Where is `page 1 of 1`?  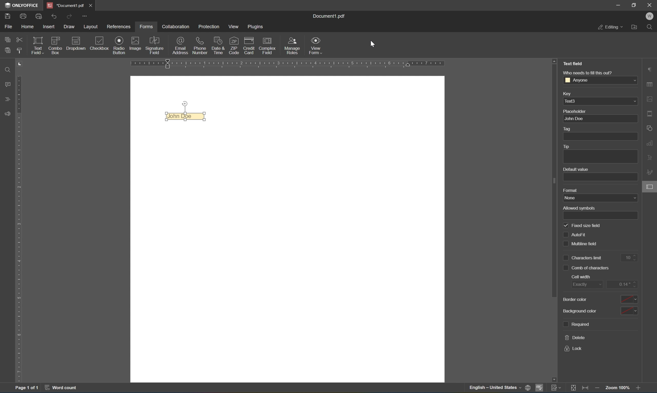
page 1 of 1 is located at coordinates (25, 388).